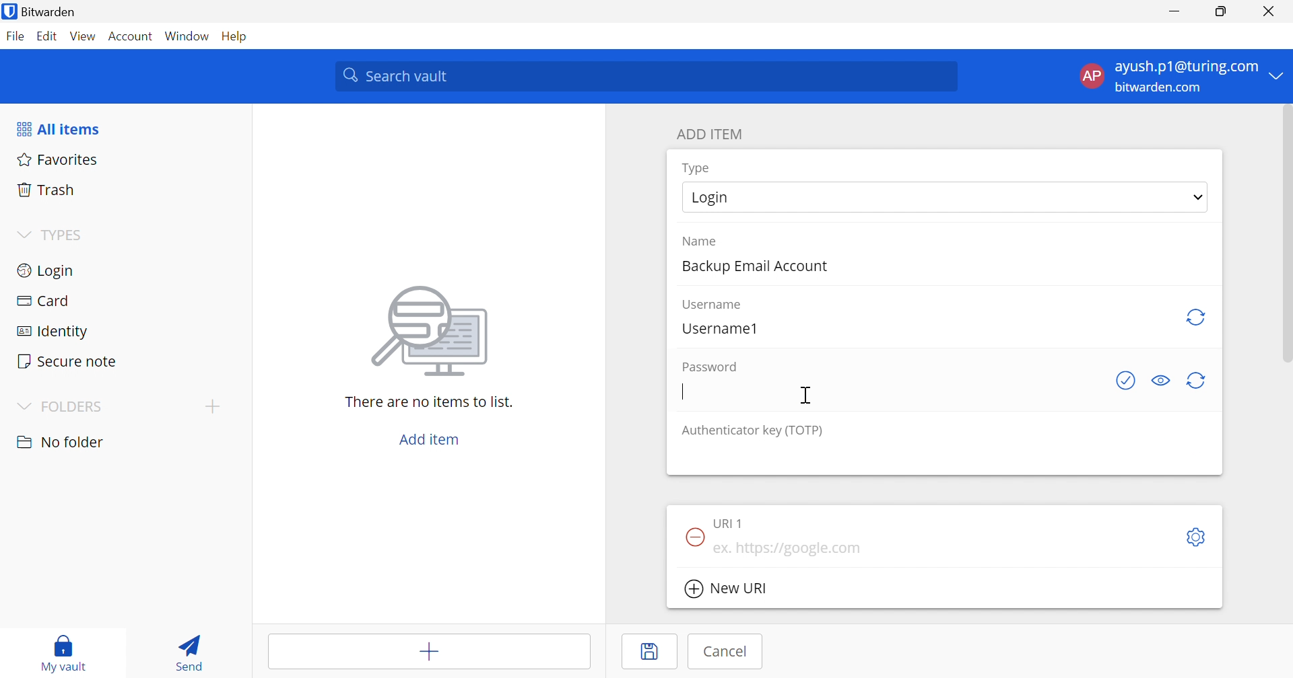  What do you see at coordinates (752, 432) in the screenshot?
I see `Authenticator key (TOTP)` at bounding box center [752, 432].